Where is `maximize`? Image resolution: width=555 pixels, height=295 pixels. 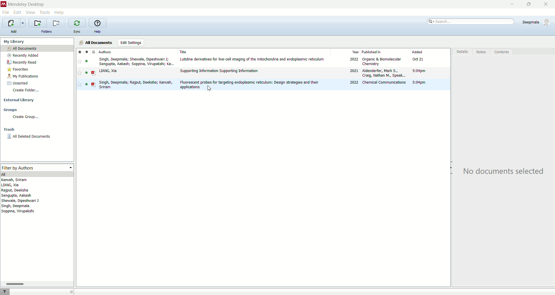 maximize is located at coordinates (529, 4).